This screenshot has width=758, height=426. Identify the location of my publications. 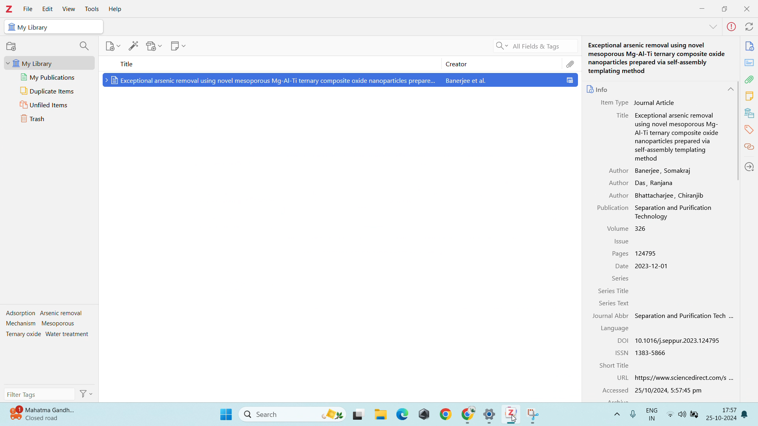
(49, 77).